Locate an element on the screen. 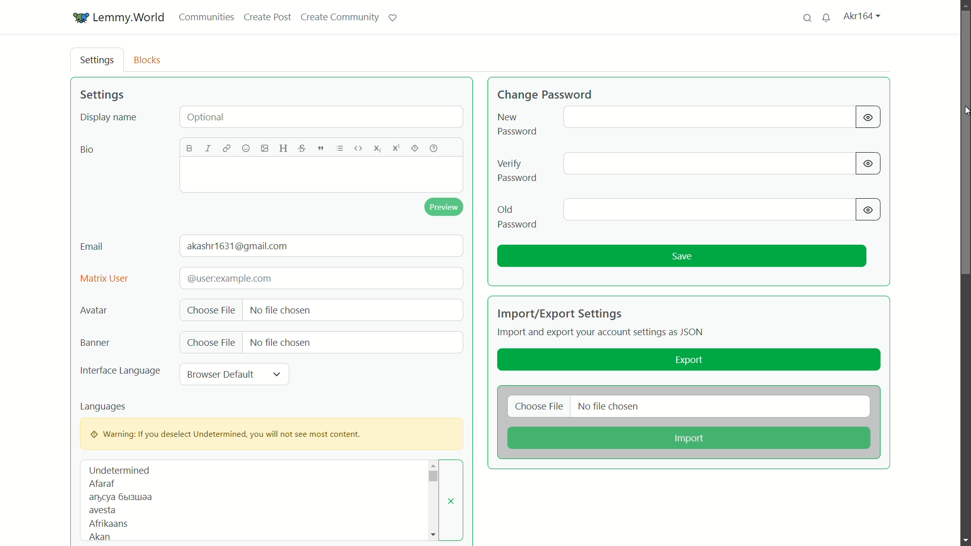 This screenshot has width=971, height=546. search is located at coordinates (807, 18).